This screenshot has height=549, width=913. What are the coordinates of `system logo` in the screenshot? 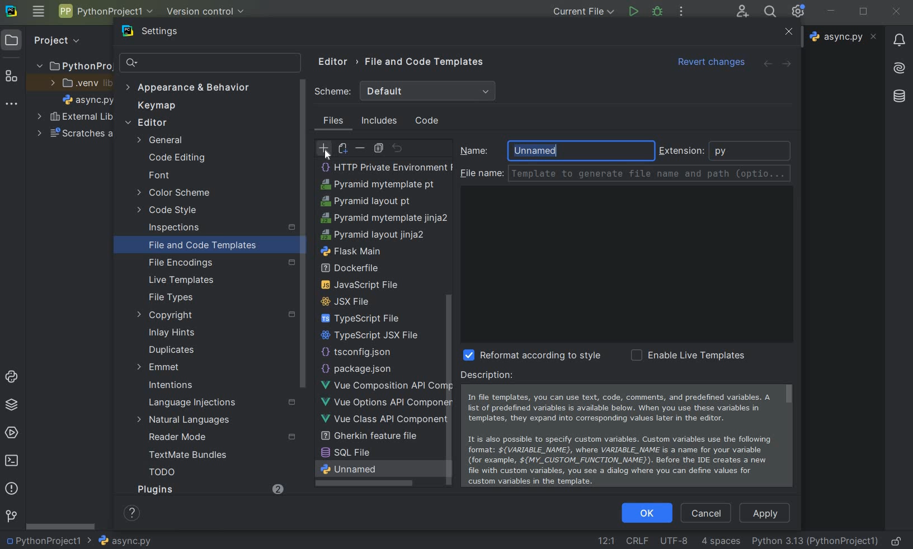 It's located at (11, 12).